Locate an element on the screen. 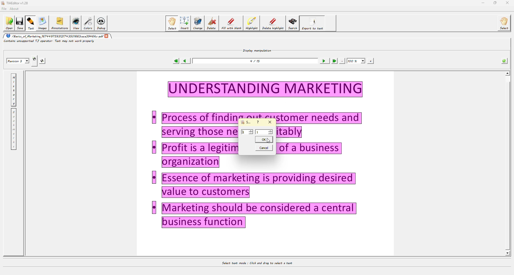 The height and width of the screenshot is (275, 514). view is located at coordinates (75, 24).